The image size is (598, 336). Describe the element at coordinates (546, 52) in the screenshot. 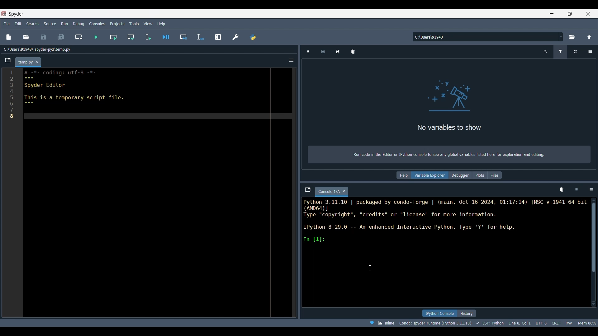

I see `Search variable names and types` at that location.